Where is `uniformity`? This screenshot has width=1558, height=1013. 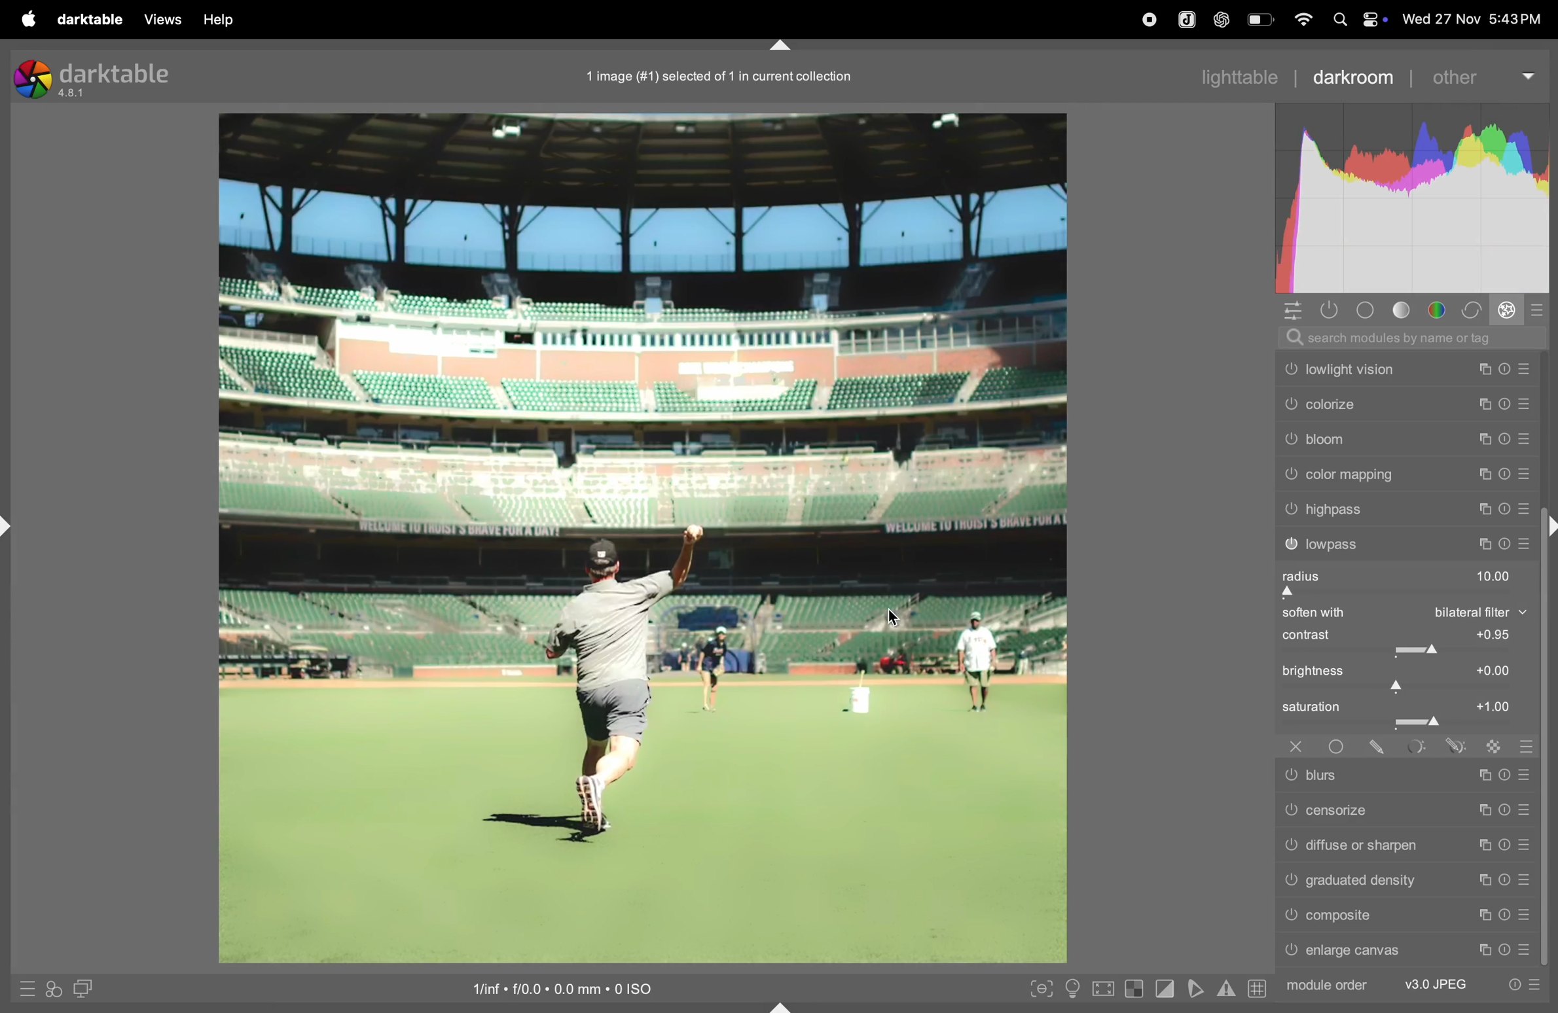 uniformity is located at coordinates (1339, 747).